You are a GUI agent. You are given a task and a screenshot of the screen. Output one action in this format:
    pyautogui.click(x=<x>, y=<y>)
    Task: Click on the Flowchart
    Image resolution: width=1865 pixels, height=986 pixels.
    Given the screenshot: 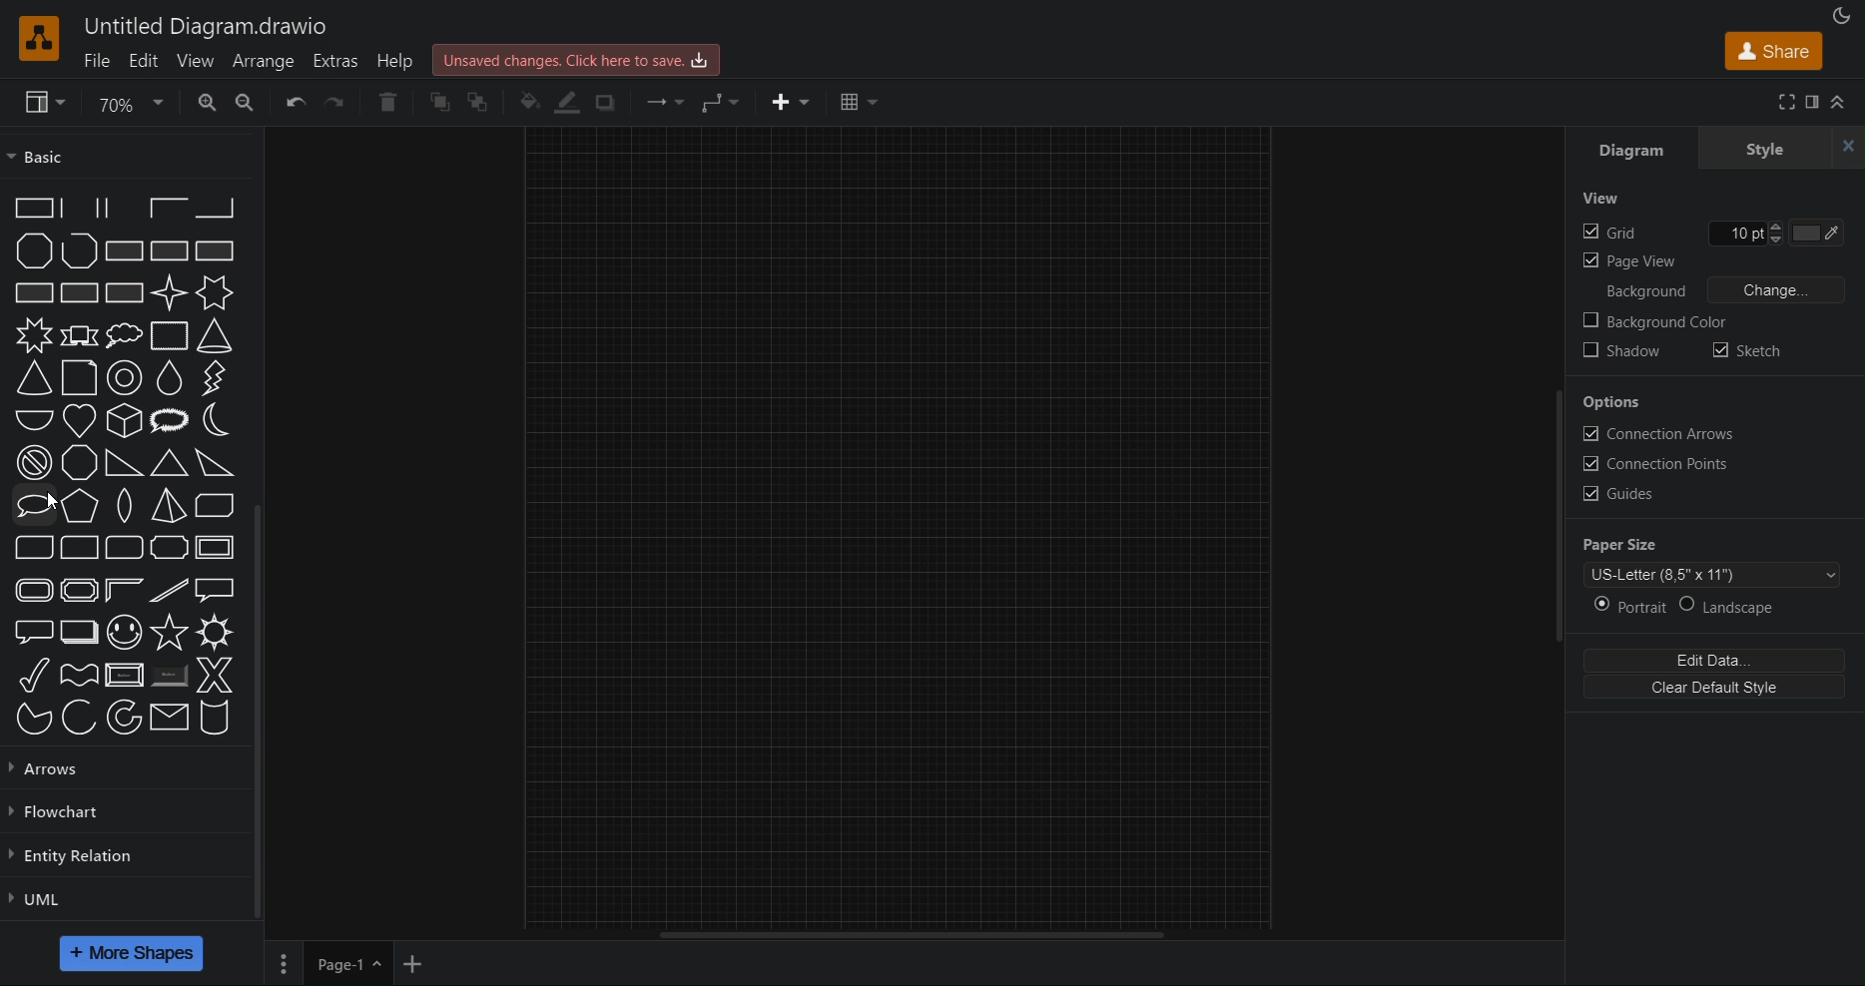 What is the action you would take?
    pyautogui.click(x=63, y=815)
    